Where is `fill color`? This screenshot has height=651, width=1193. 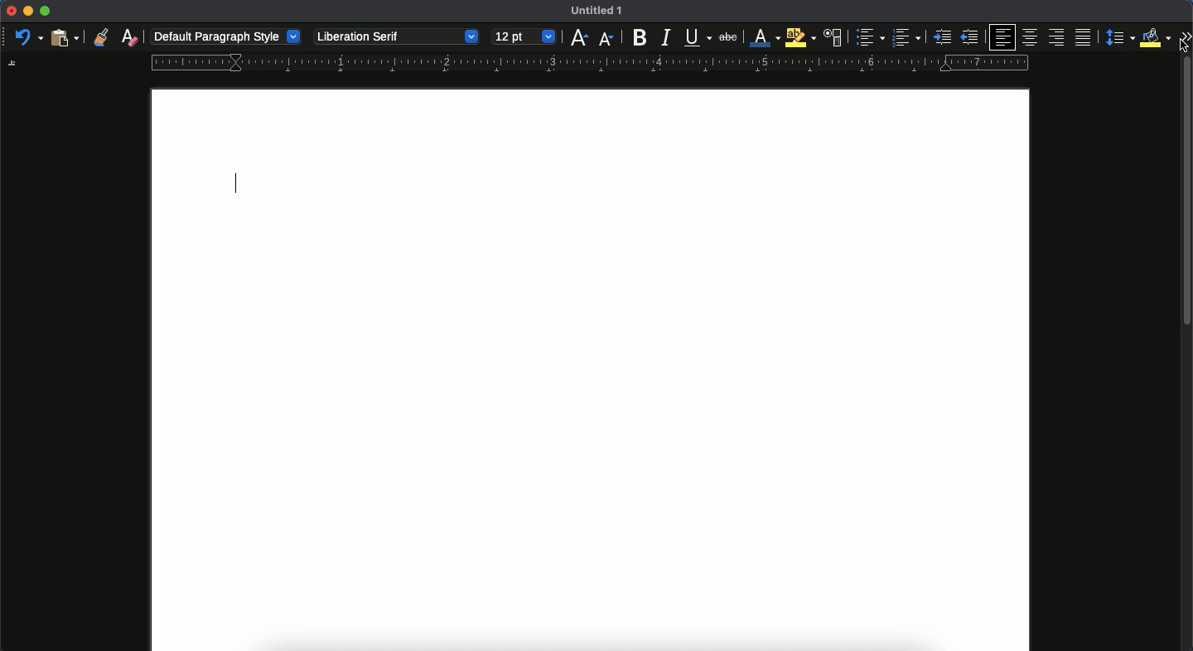 fill color is located at coordinates (1152, 38).